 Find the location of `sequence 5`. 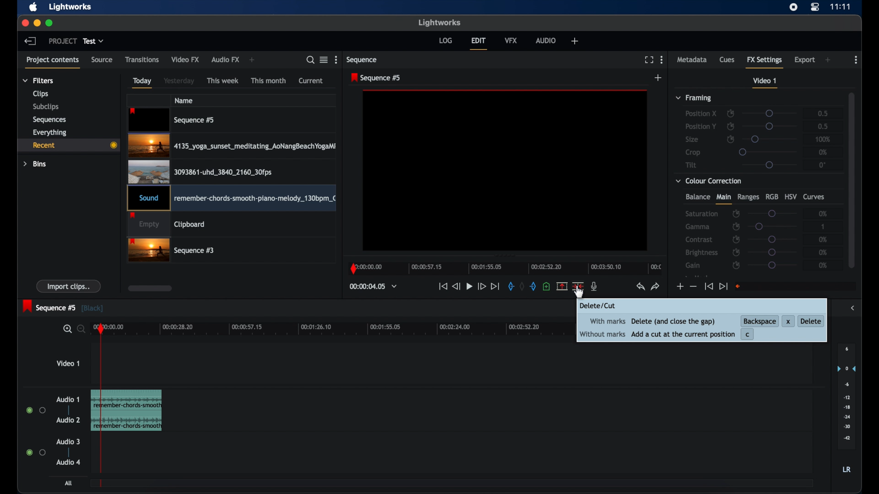

sequence 5 is located at coordinates (377, 78).